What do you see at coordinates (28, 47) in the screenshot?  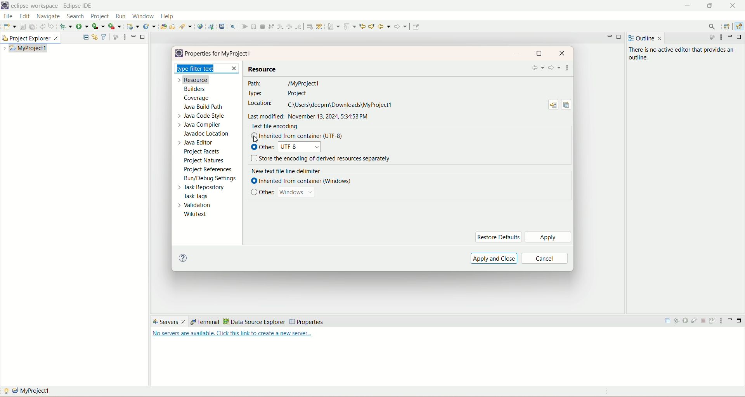 I see `my project` at bounding box center [28, 47].